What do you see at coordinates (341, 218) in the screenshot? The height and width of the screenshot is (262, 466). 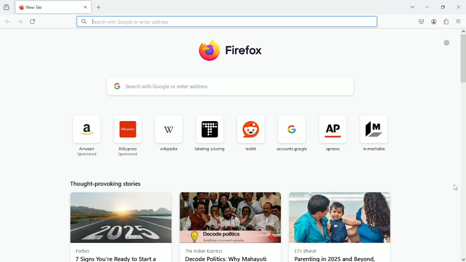 I see `image` at bounding box center [341, 218].